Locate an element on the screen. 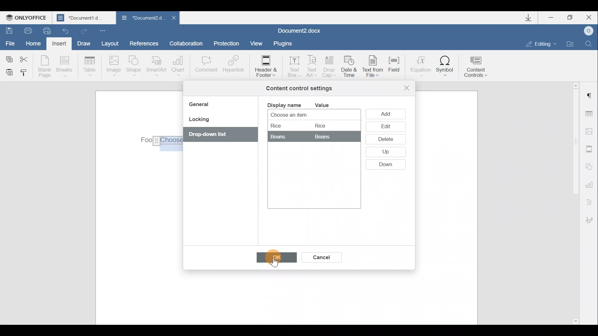 This screenshot has height=336, width=598. Header & footer is located at coordinates (265, 66).